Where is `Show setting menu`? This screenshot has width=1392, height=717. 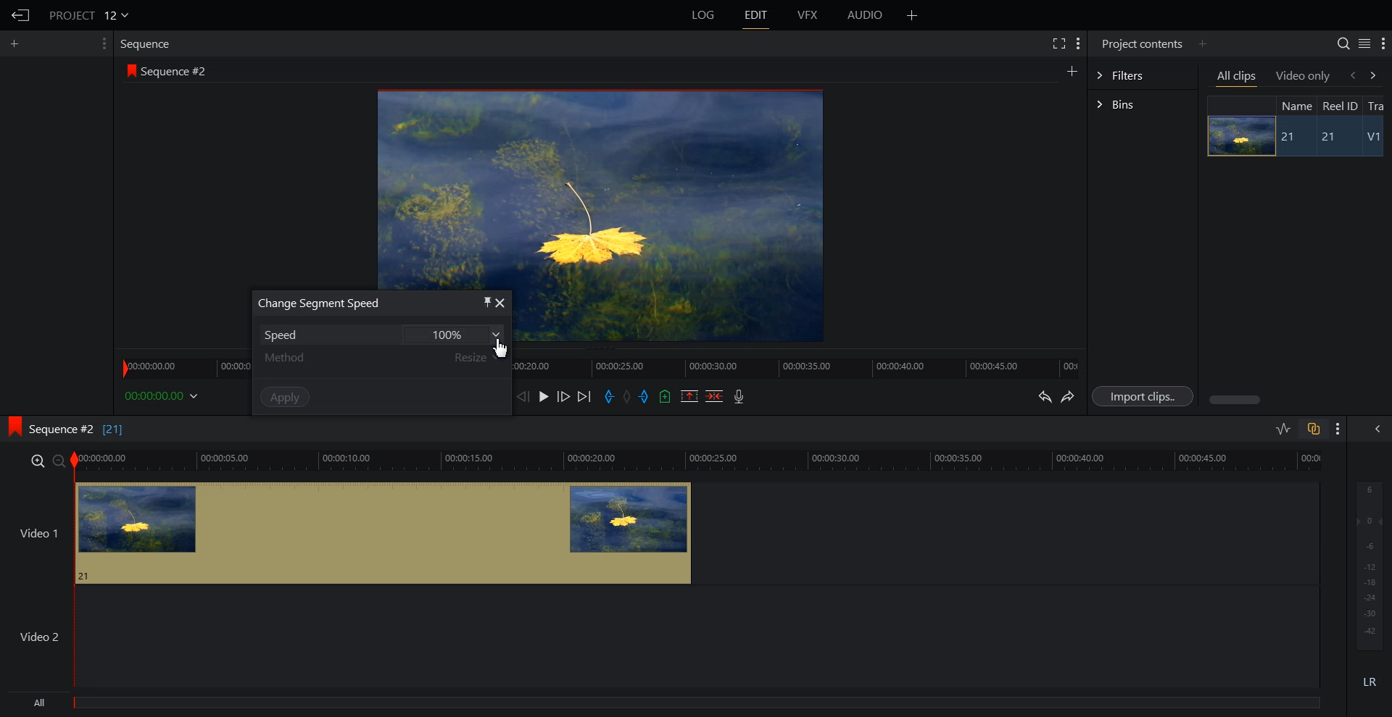
Show setting menu is located at coordinates (1078, 43).